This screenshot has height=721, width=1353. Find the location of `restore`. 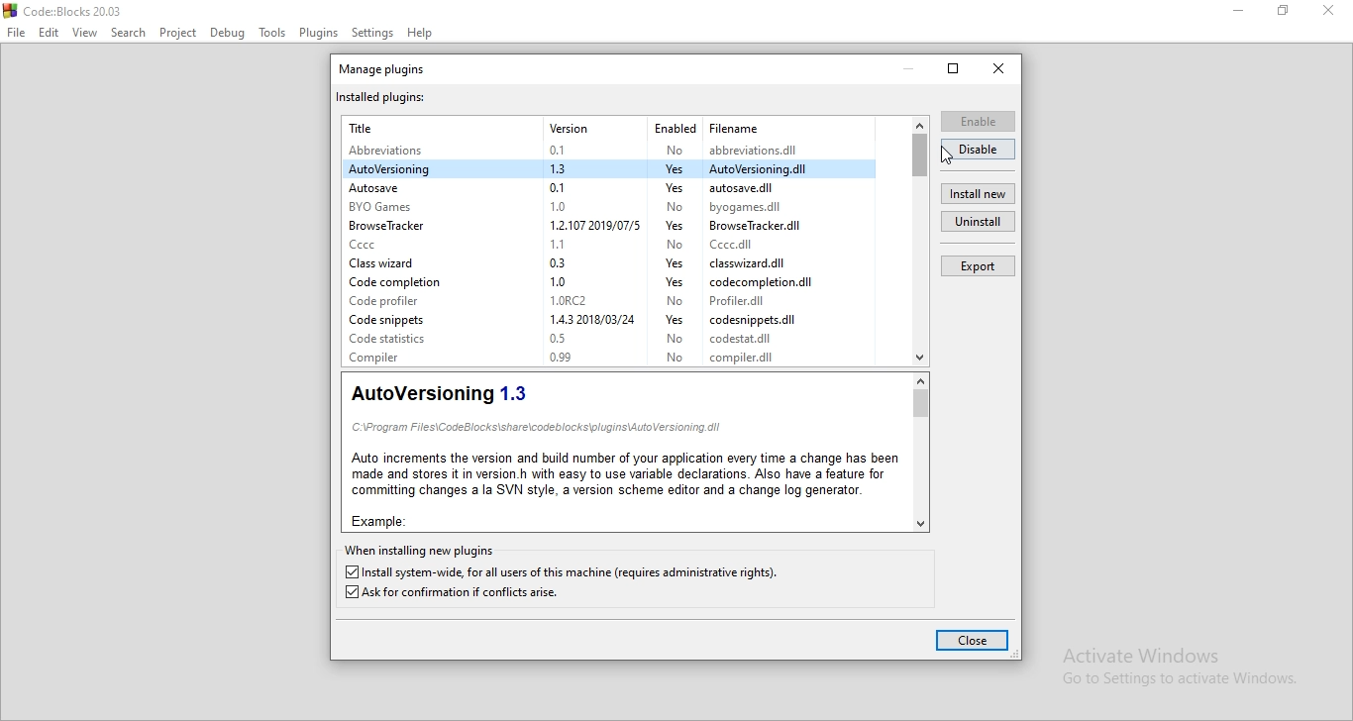

restore is located at coordinates (954, 68).